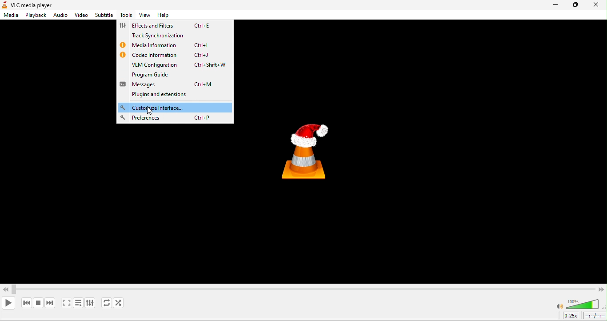  What do you see at coordinates (26, 303) in the screenshot?
I see `previous media` at bounding box center [26, 303].